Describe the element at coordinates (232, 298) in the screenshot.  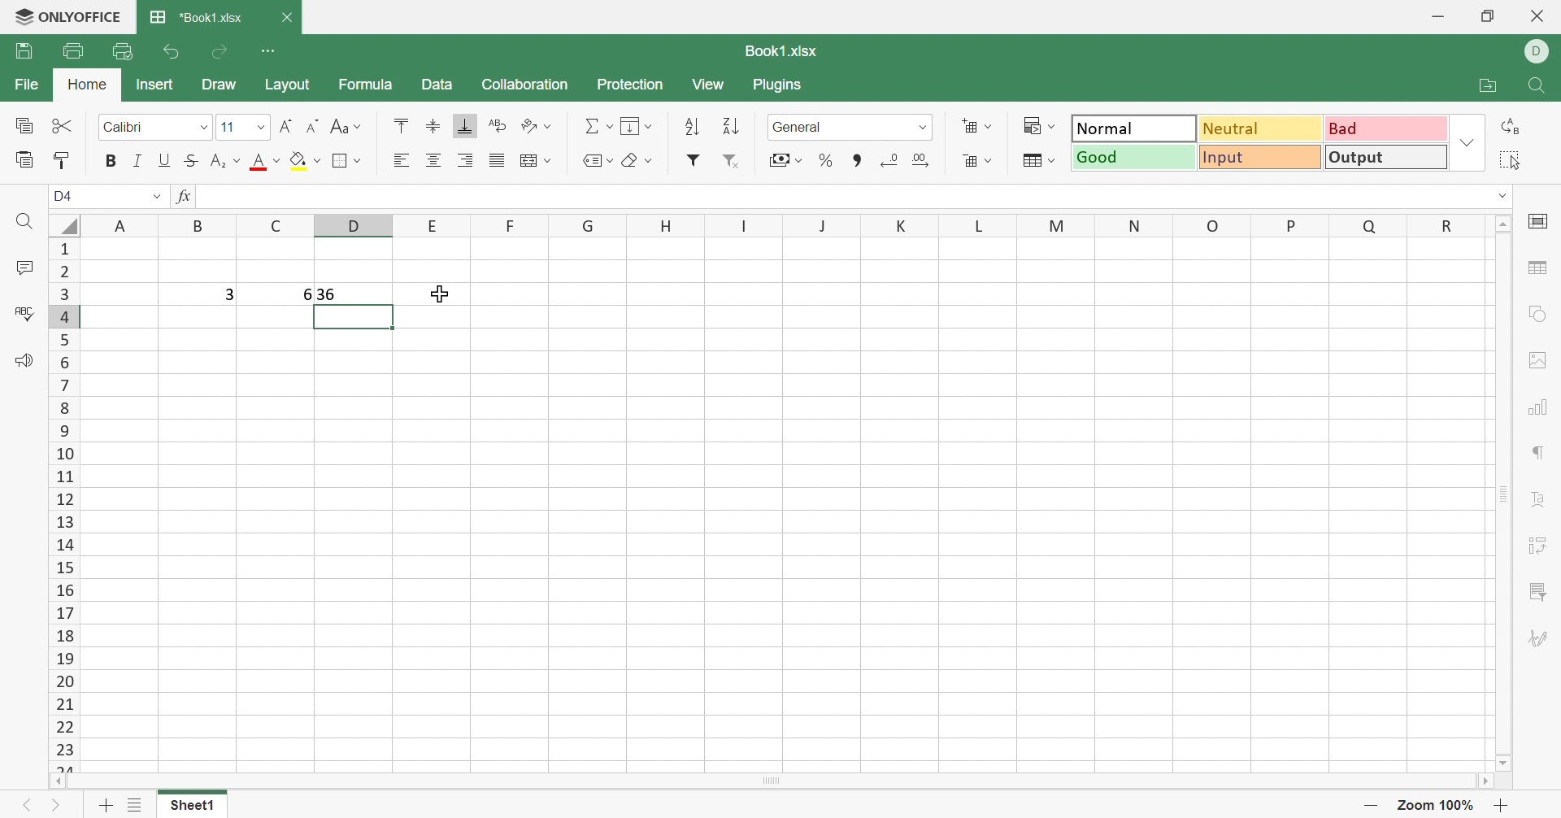
I see `3` at that location.